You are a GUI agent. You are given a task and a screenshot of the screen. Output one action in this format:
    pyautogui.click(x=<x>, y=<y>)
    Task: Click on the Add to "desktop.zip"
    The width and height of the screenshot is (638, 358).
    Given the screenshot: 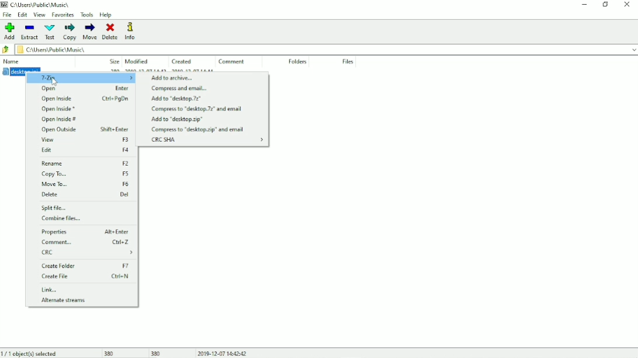 What is the action you would take?
    pyautogui.click(x=179, y=120)
    